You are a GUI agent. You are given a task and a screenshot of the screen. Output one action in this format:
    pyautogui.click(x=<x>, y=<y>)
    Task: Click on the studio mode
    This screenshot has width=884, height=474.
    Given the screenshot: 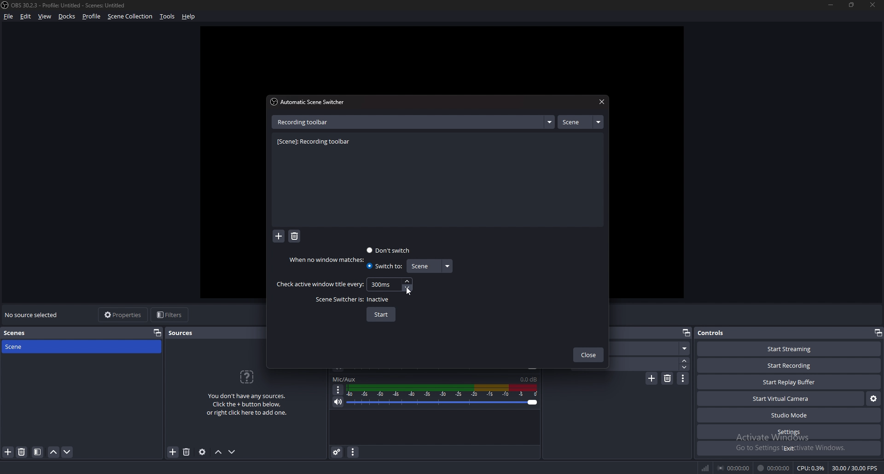 What is the action you would take?
    pyautogui.click(x=789, y=416)
    